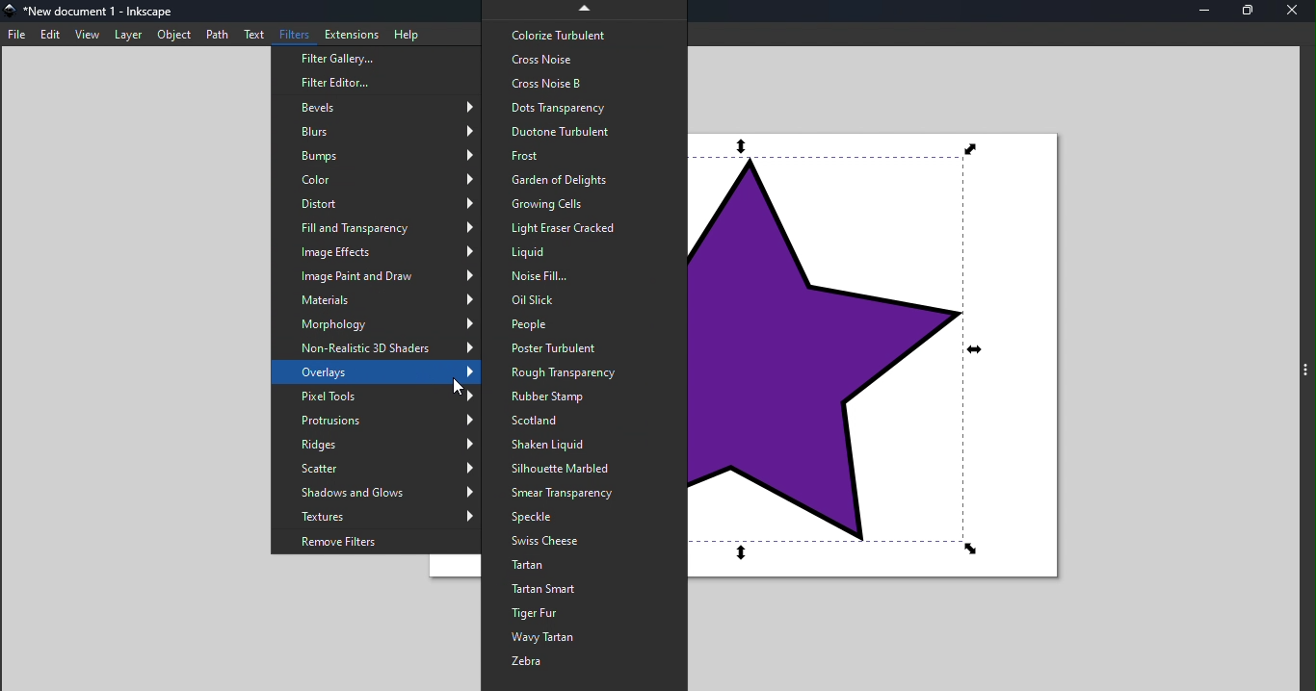  I want to click on Maximize, so click(1252, 13).